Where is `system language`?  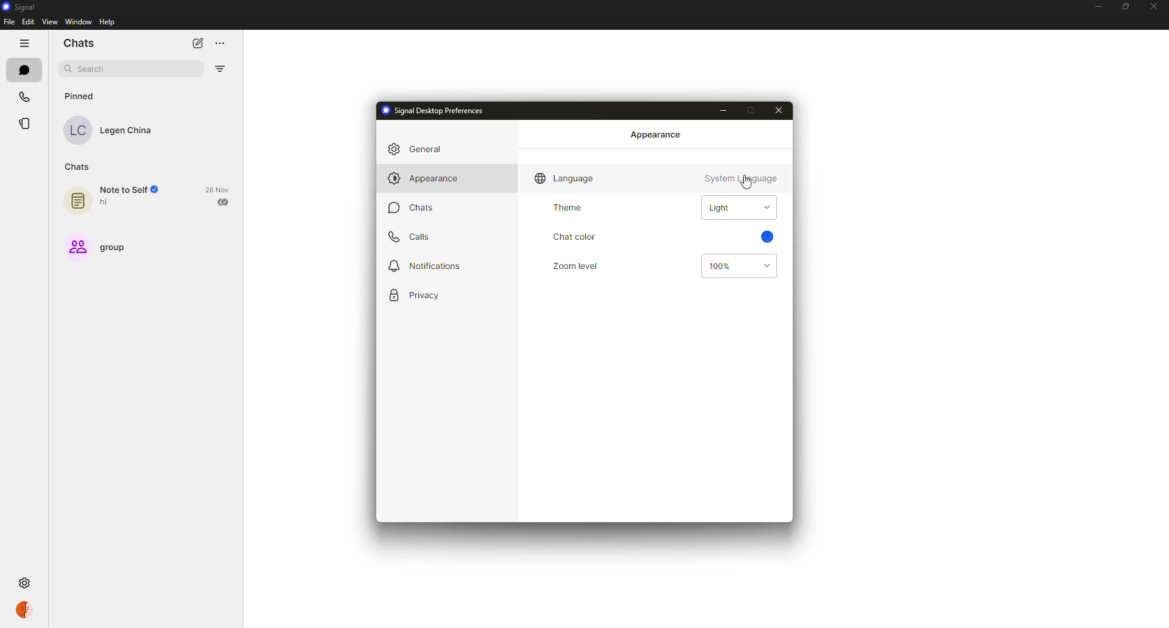 system language is located at coordinates (742, 178).